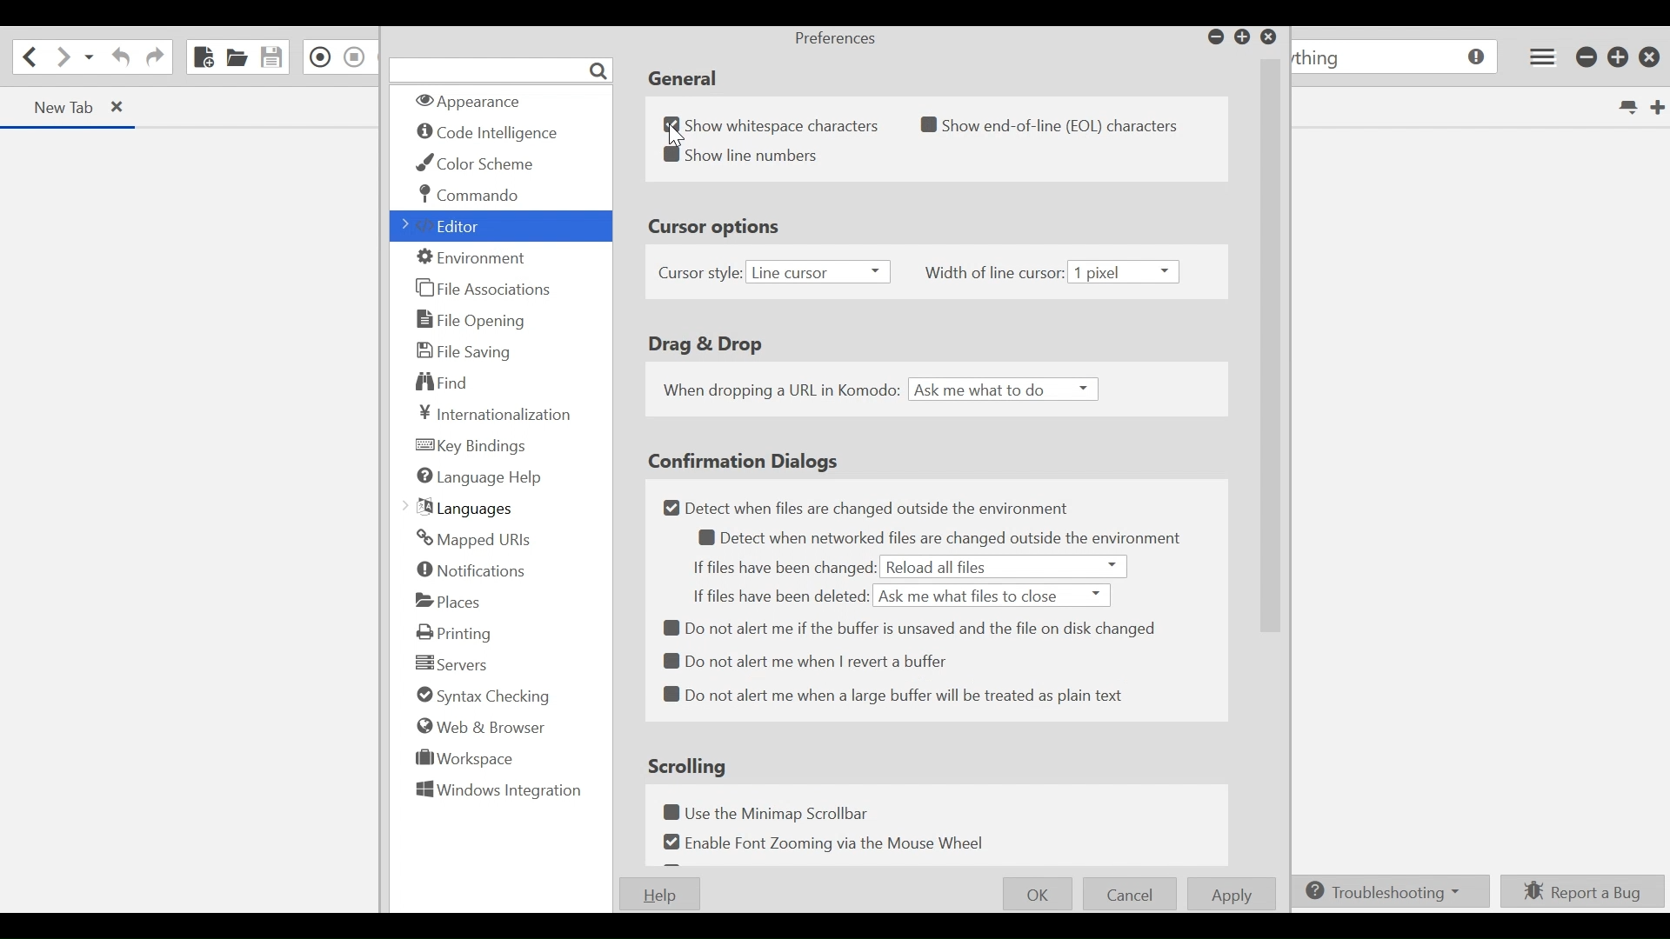 Image resolution: width=1670 pixels, height=939 pixels. What do you see at coordinates (994, 275) in the screenshot?
I see `Width of line cursor` at bounding box center [994, 275].